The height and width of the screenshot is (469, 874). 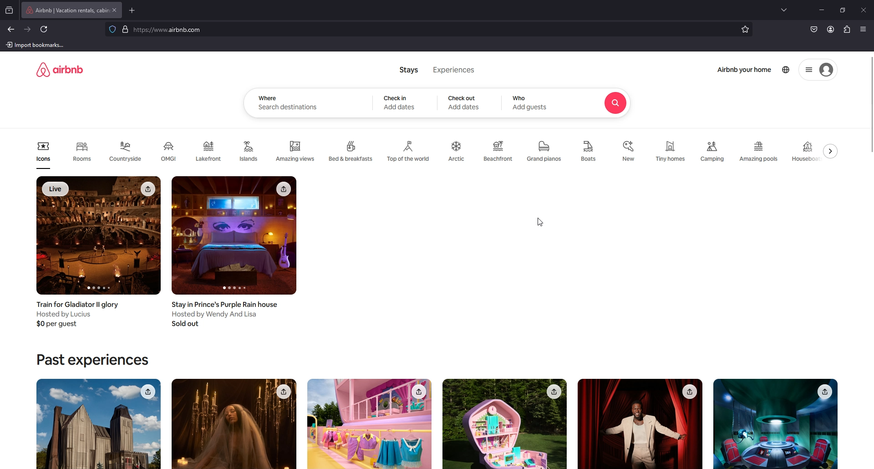 I want to click on cursor, so click(x=543, y=222).